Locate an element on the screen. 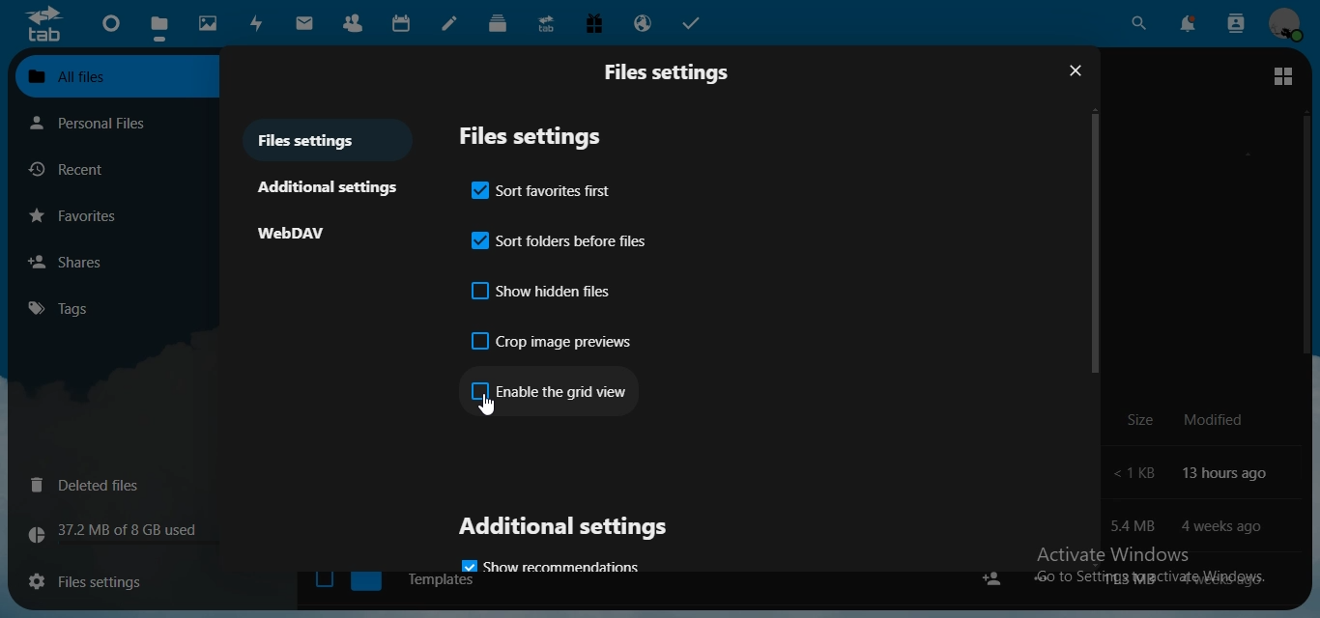  show recommendations is located at coordinates (556, 565).